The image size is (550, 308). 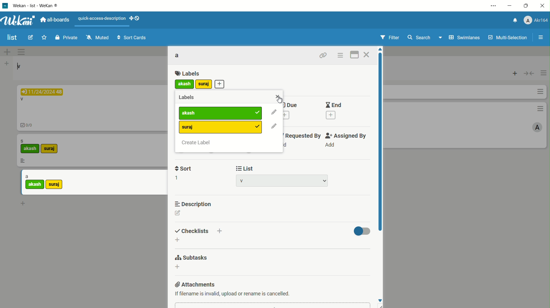 I want to click on private, so click(x=65, y=38).